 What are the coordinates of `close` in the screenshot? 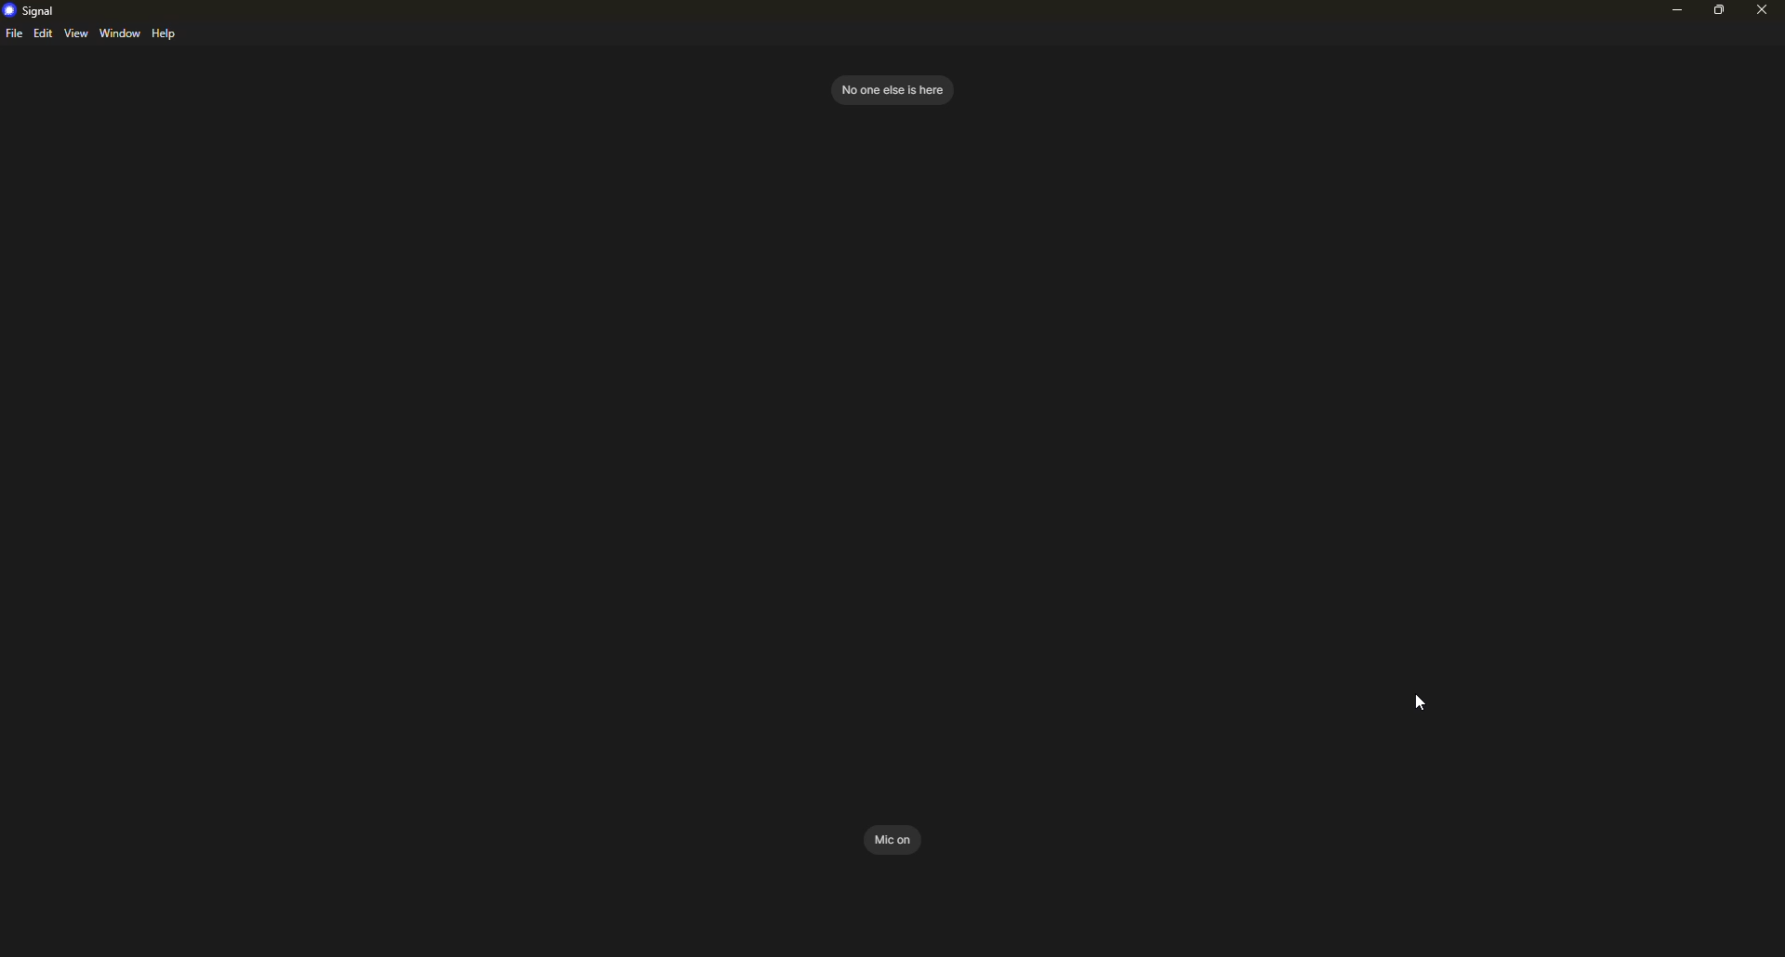 It's located at (1761, 10).